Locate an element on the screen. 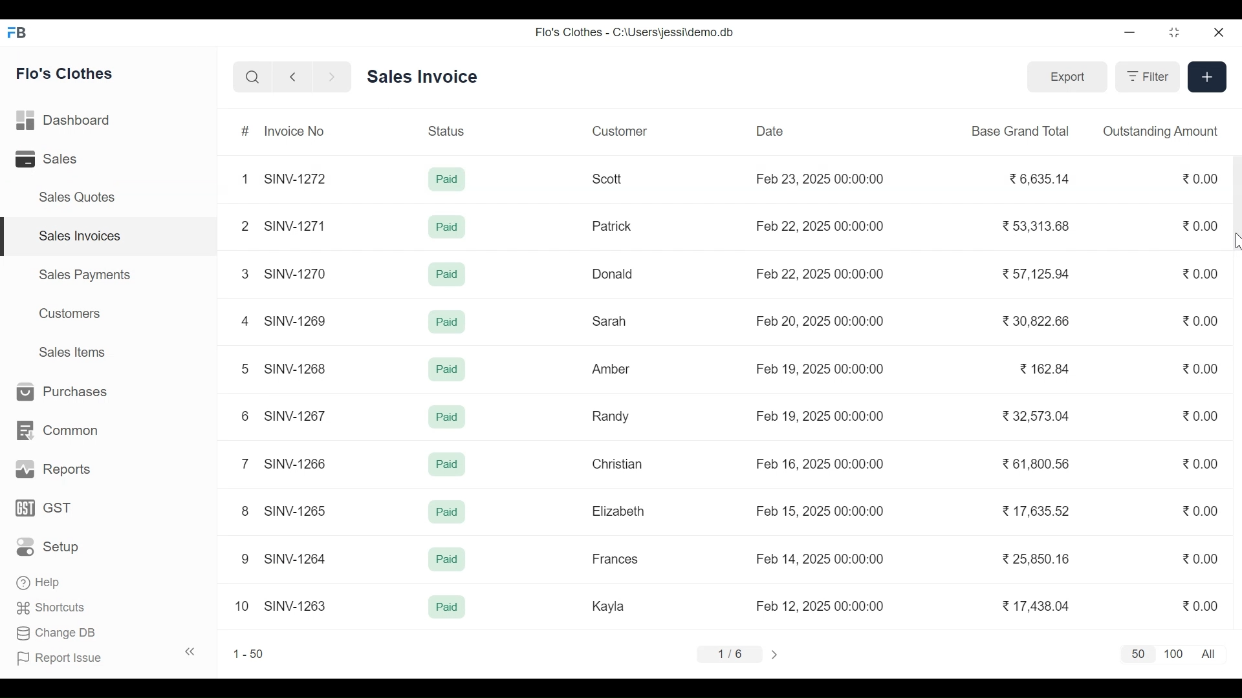 The width and height of the screenshot is (1242, 698). 0.00 is located at coordinates (1202, 226).